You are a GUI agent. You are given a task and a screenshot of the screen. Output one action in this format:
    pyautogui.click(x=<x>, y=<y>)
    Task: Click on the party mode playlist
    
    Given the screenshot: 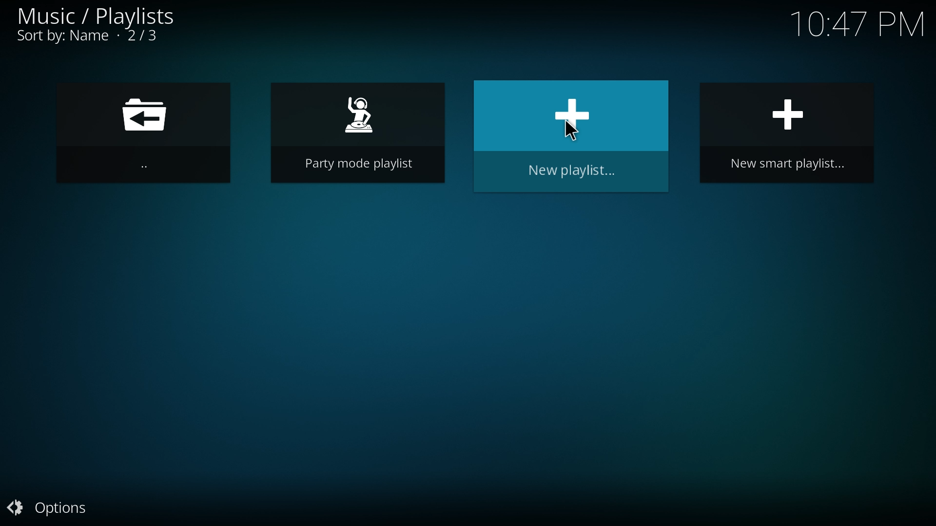 What is the action you would take?
    pyautogui.click(x=359, y=133)
    